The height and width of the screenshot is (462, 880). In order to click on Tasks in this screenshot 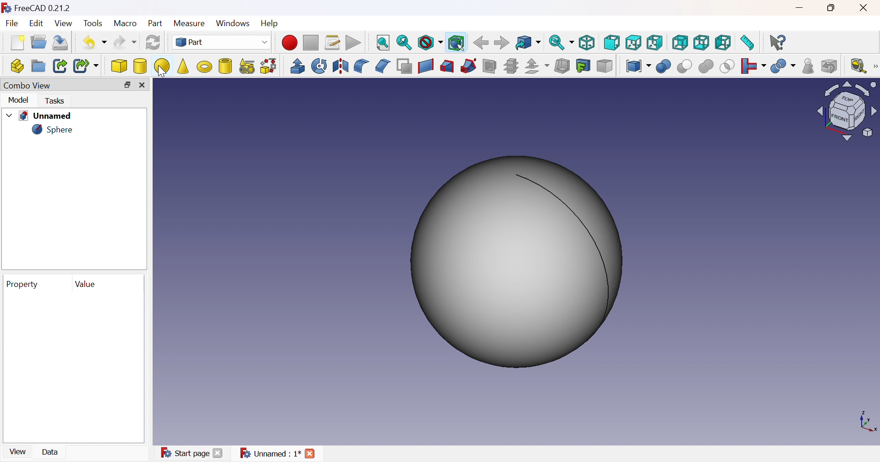, I will do `click(56, 101)`.